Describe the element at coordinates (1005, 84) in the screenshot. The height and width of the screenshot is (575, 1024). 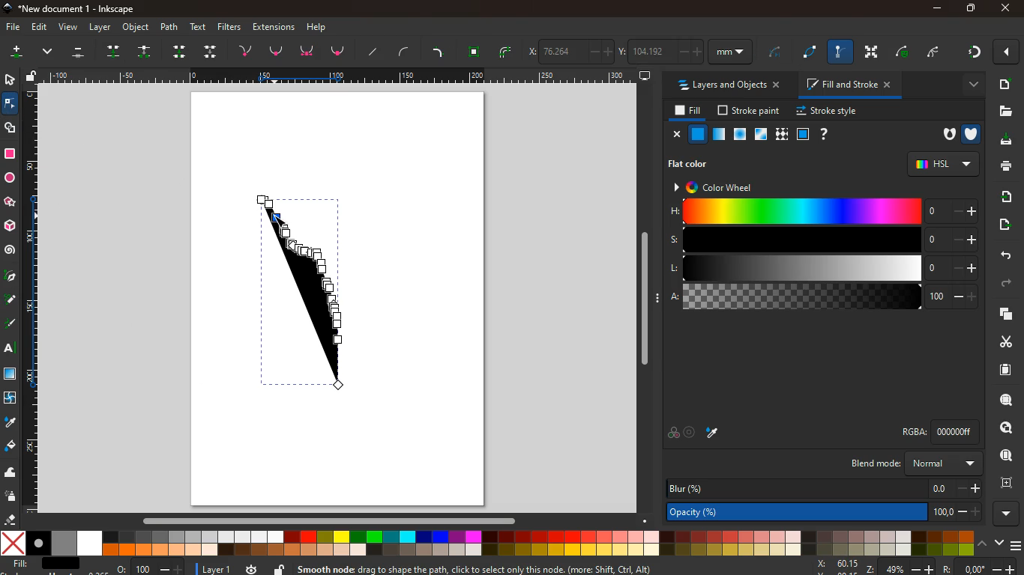
I see `add` at that location.